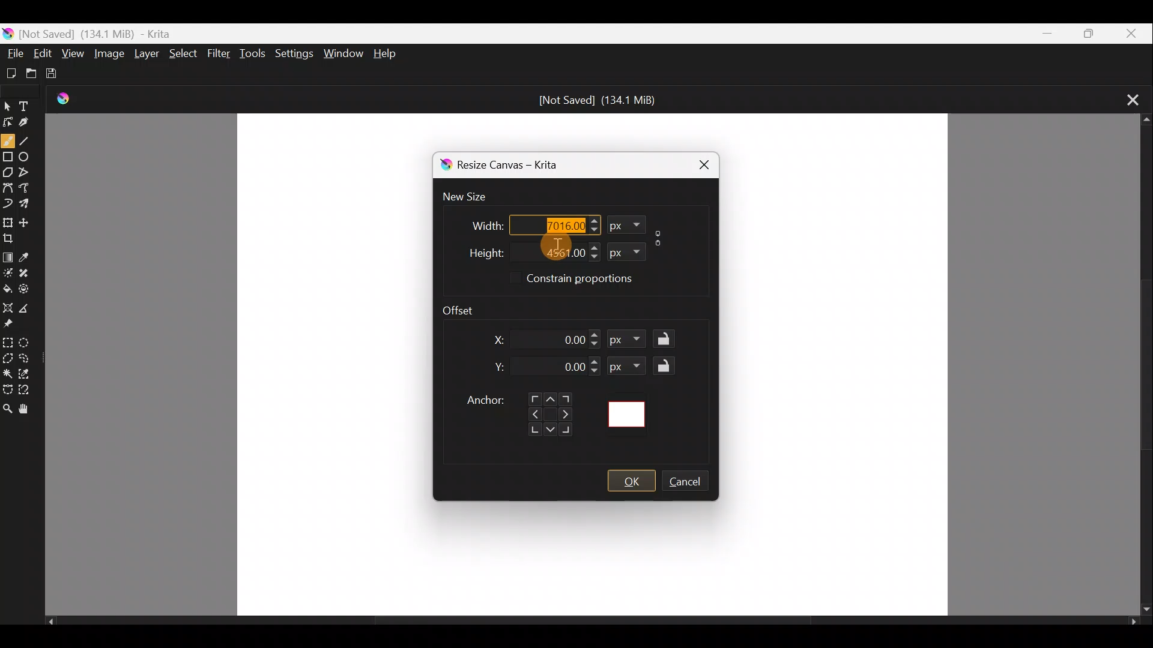  Describe the element at coordinates (443, 165) in the screenshot. I see `Krita logo` at that location.